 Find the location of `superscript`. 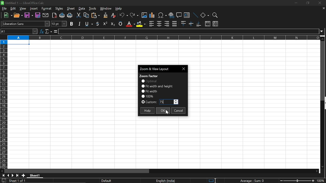

superscript is located at coordinates (105, 23).